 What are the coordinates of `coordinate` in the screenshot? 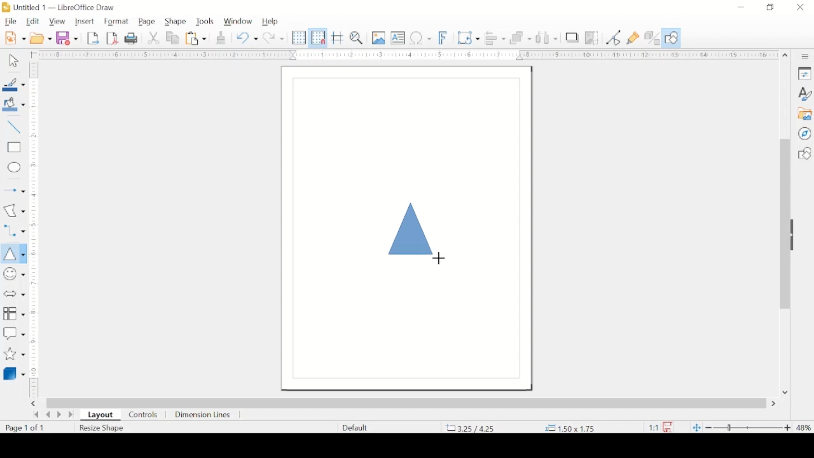 It's located at (570, 428).